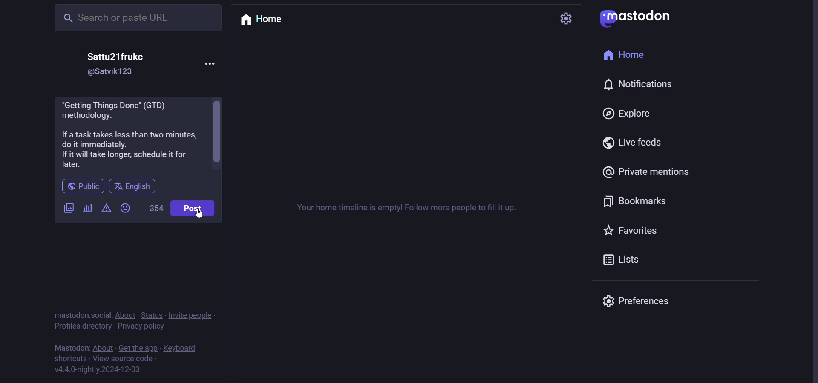 The image size is (818, 383). What do you see at coordinates (104, 347) in the screenshot?
I see `about` at bounding box center [104, 347].